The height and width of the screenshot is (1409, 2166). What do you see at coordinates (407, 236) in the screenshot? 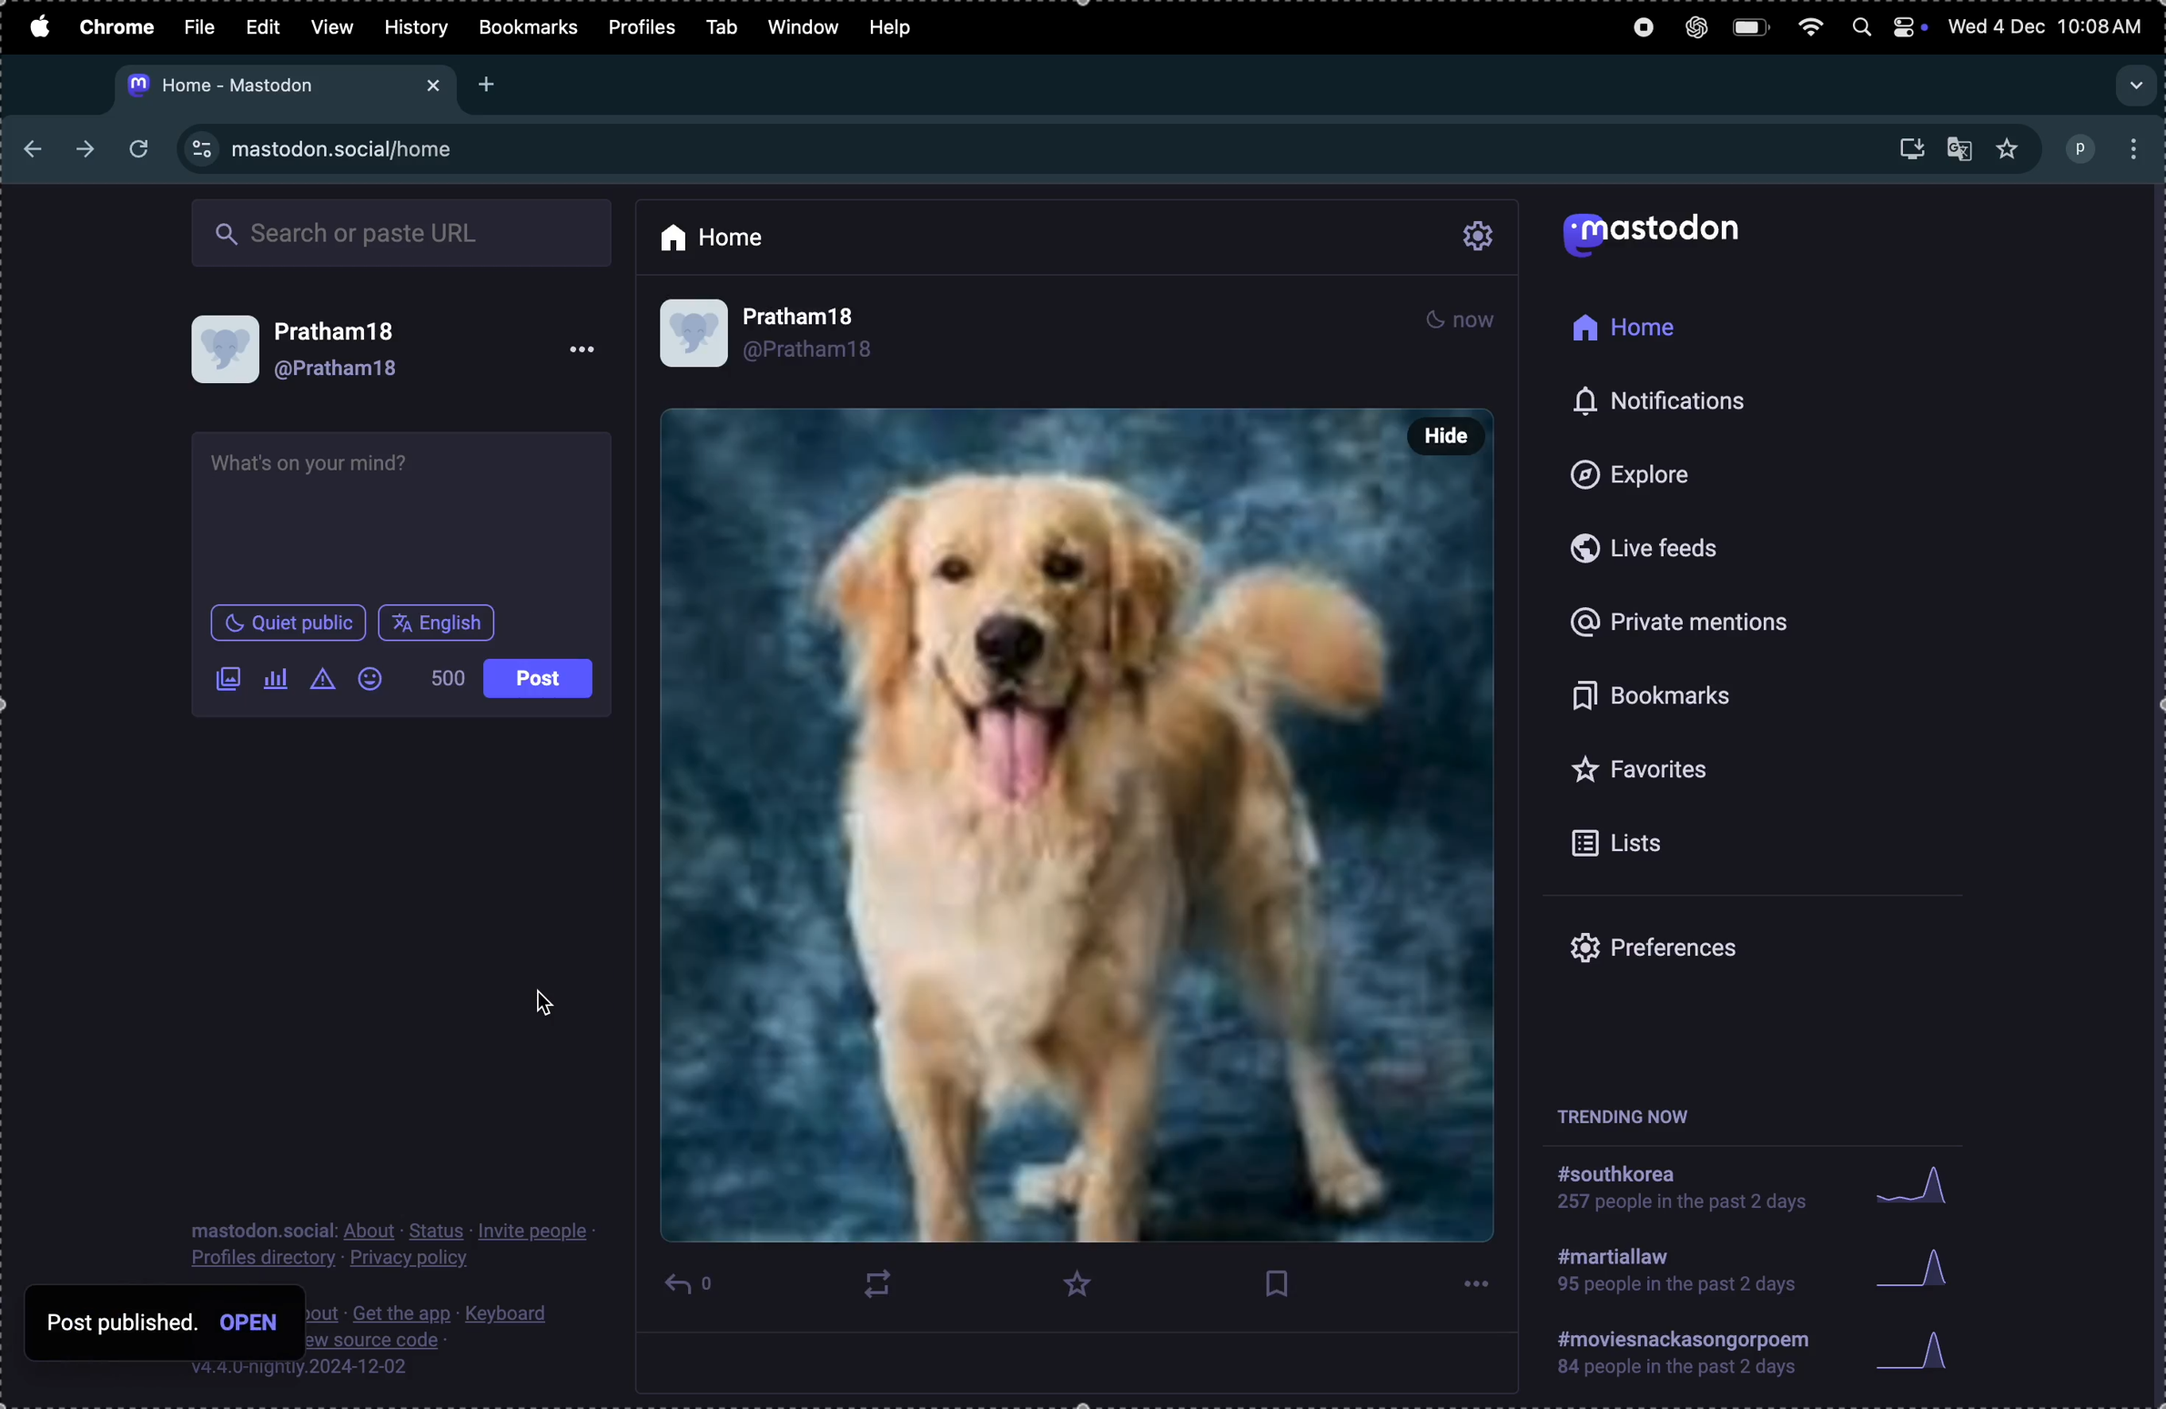
I see `Search box url` at bounding box center [407, 236].